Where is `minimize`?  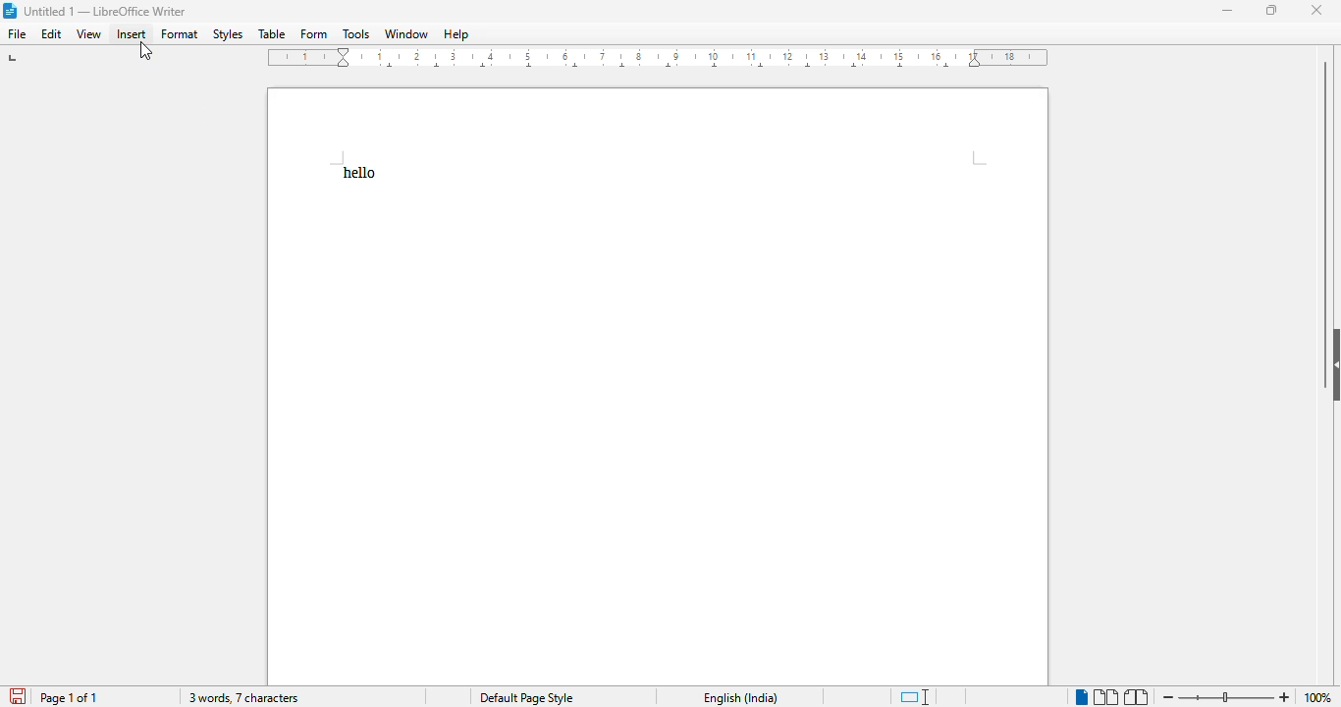
minimize is located at coordinates (1226, 11).